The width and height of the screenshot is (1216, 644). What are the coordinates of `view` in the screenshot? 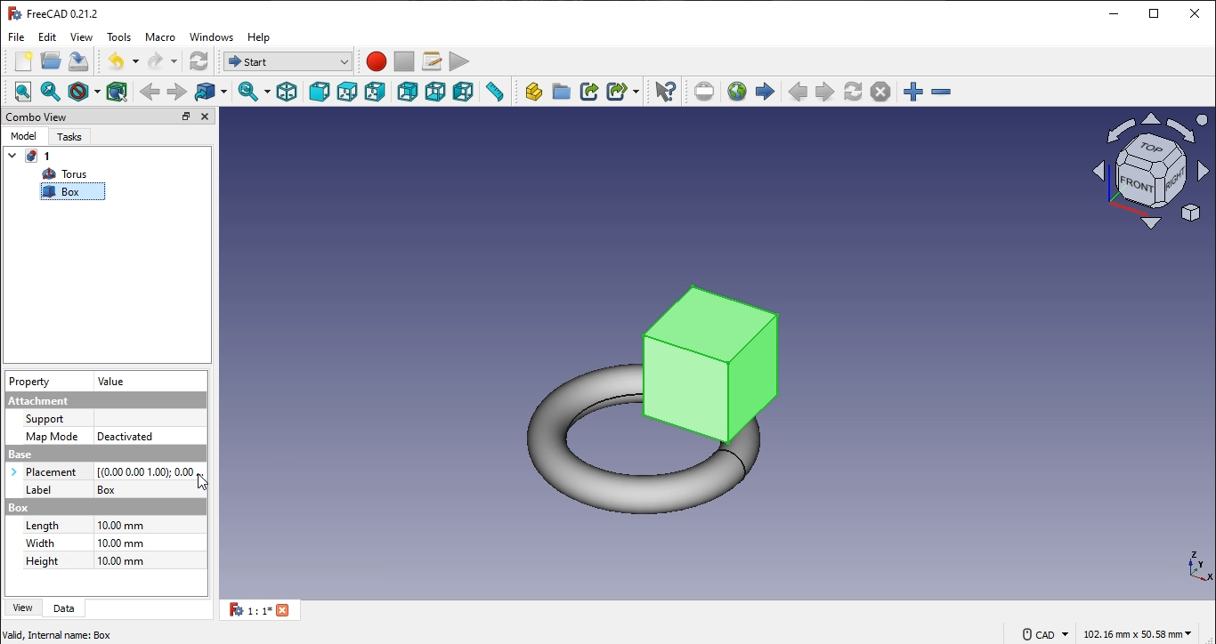 It's located at (82, 37).